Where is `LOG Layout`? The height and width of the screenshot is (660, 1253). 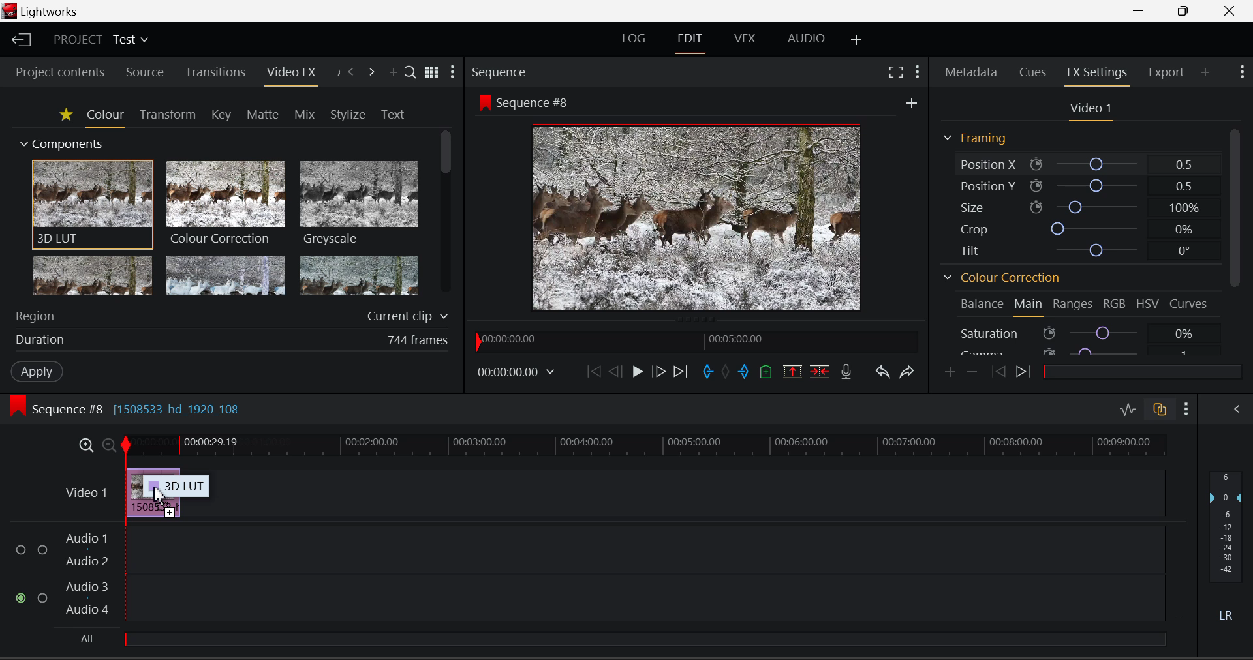 LOG Layout is located at coordinates (635, 42).